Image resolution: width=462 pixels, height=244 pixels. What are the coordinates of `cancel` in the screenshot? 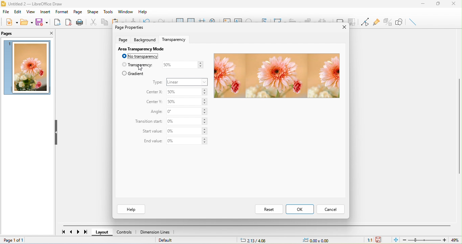 It's located at (330, 210).